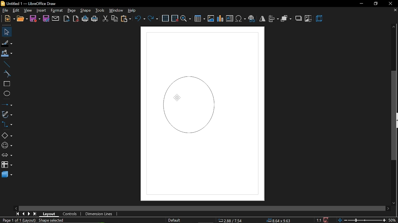 The width and height of the screenshot is (398, 223). What do you see at coordinates (27, 11) in the screenshot?
I see `view` at bounding box center [27, 11].